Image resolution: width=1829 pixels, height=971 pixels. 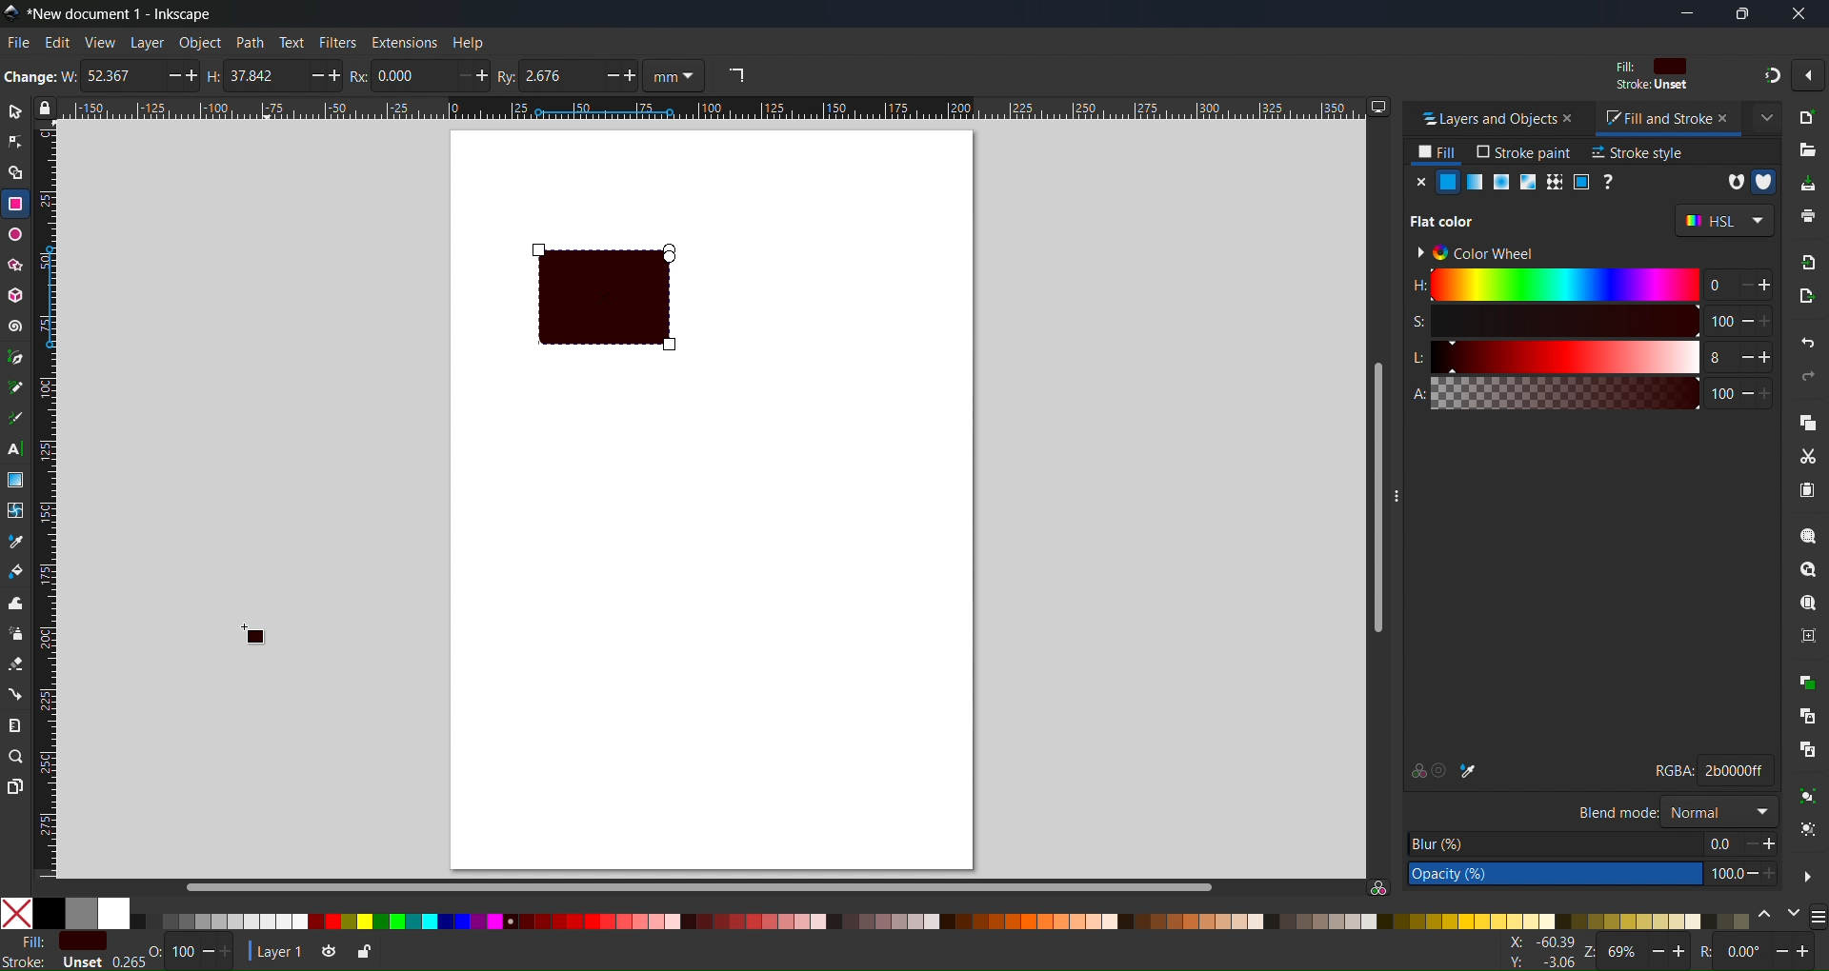 I want to click on Calligraphy tool, so click(x=16, y=415).